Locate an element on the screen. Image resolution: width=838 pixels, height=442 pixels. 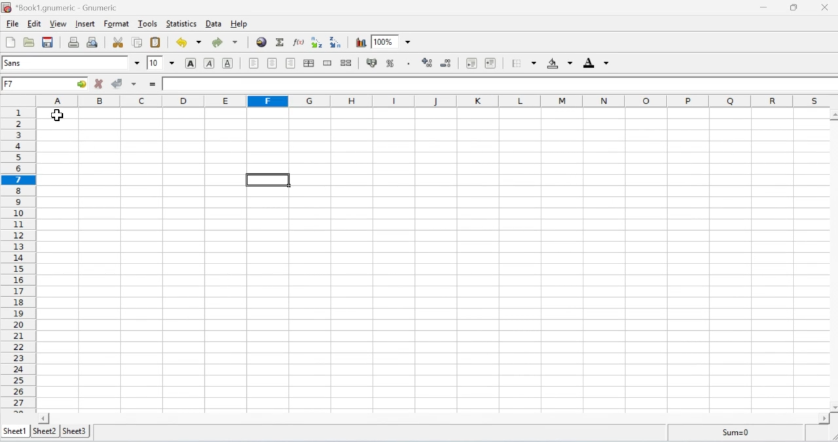
Background is located at coordinates (558, 65).